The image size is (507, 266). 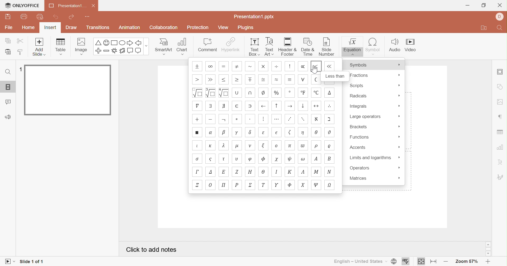 I want to click on Header & Footer, so click(x=289, y=47).